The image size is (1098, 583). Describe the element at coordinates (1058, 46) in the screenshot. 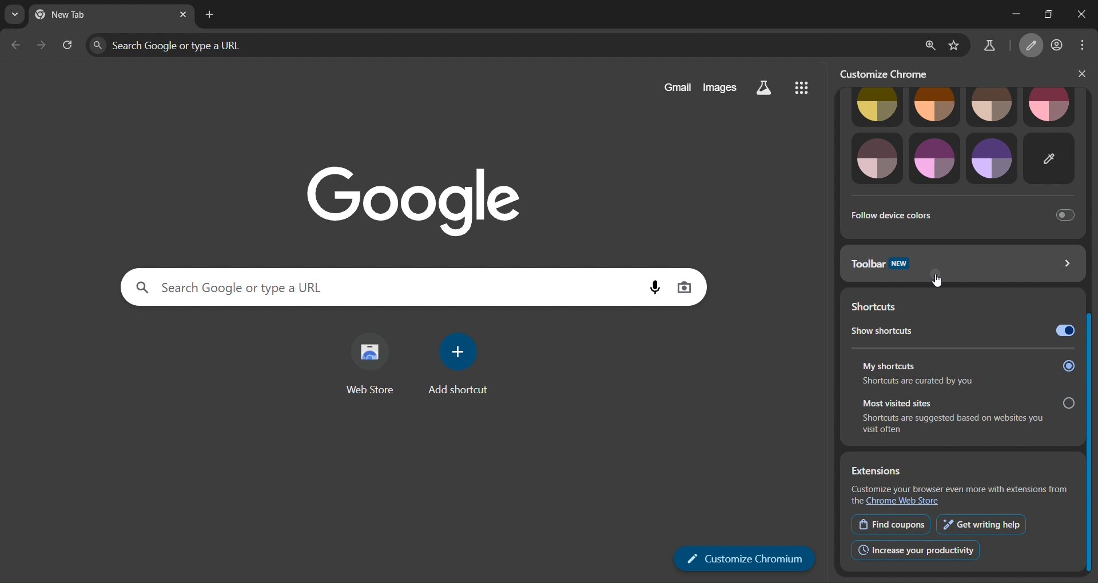

I see `account` at that location.